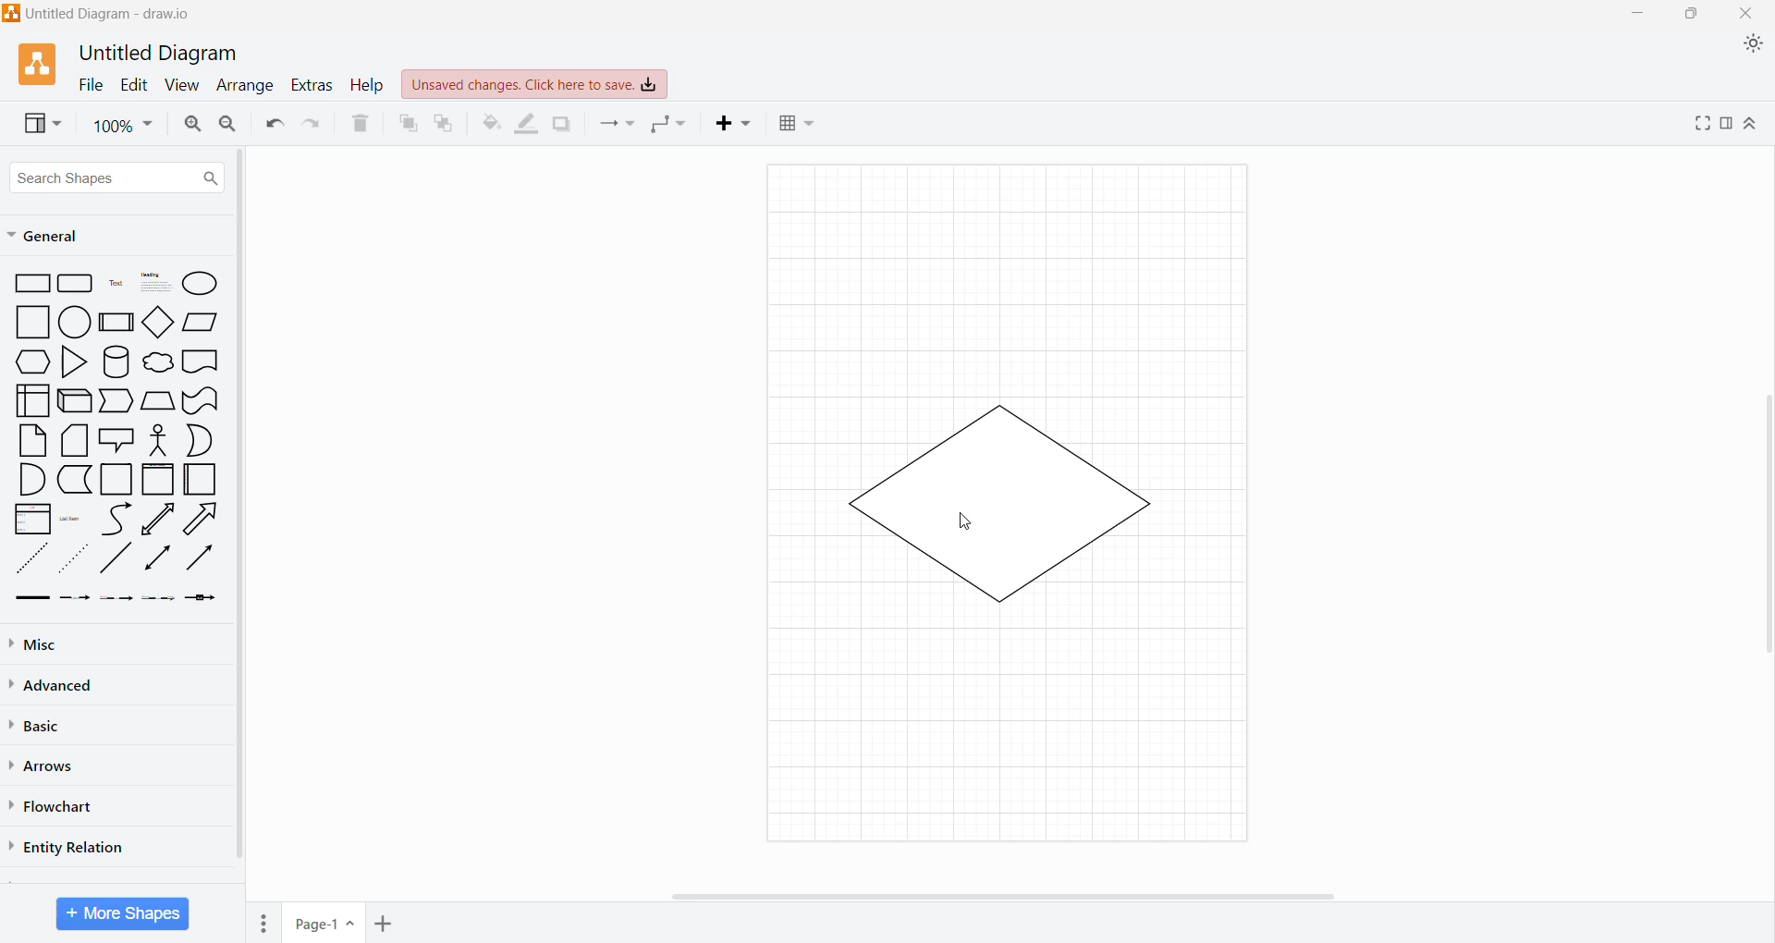 The image size is (1775, 943). Describe the element at coordinates (201, 401) in the screenshot. I see `Tape` at that location.